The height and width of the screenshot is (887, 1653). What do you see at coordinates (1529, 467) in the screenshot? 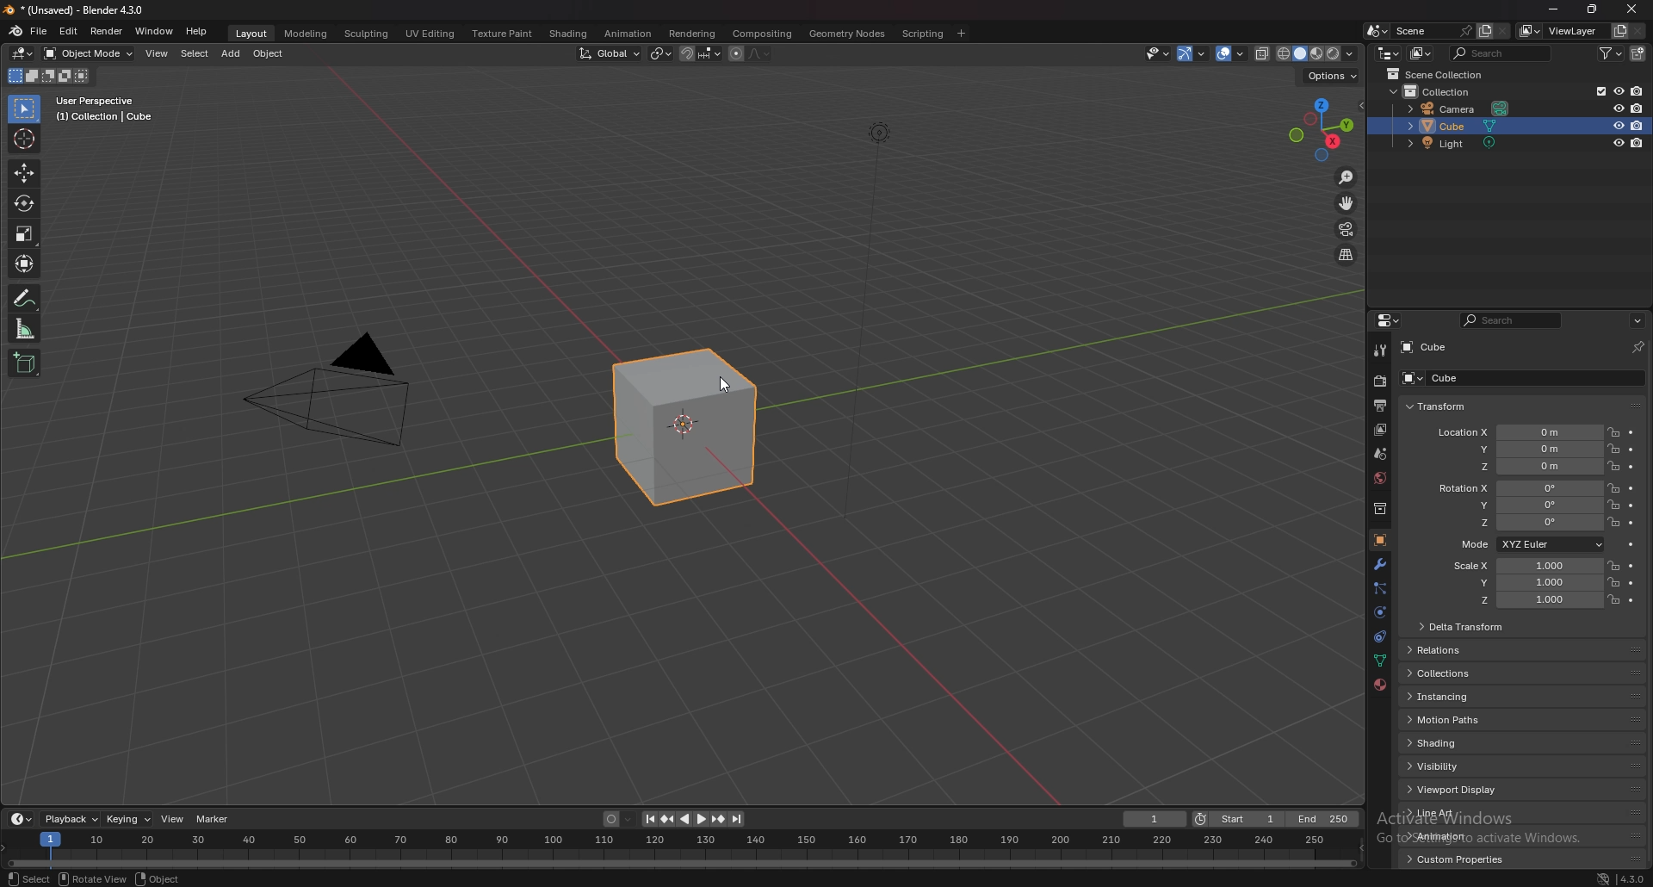
I see `location z` at bounding box center [1529, 467].